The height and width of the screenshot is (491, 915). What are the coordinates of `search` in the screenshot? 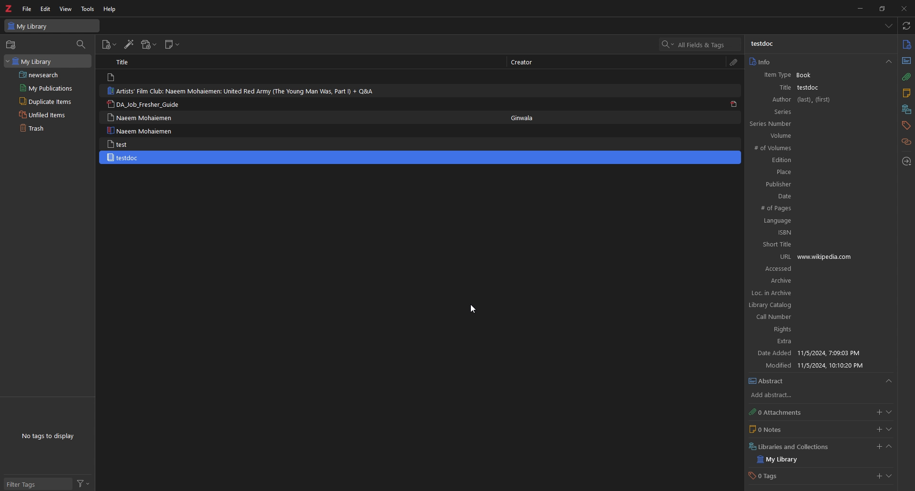 It's located at (702, 44).